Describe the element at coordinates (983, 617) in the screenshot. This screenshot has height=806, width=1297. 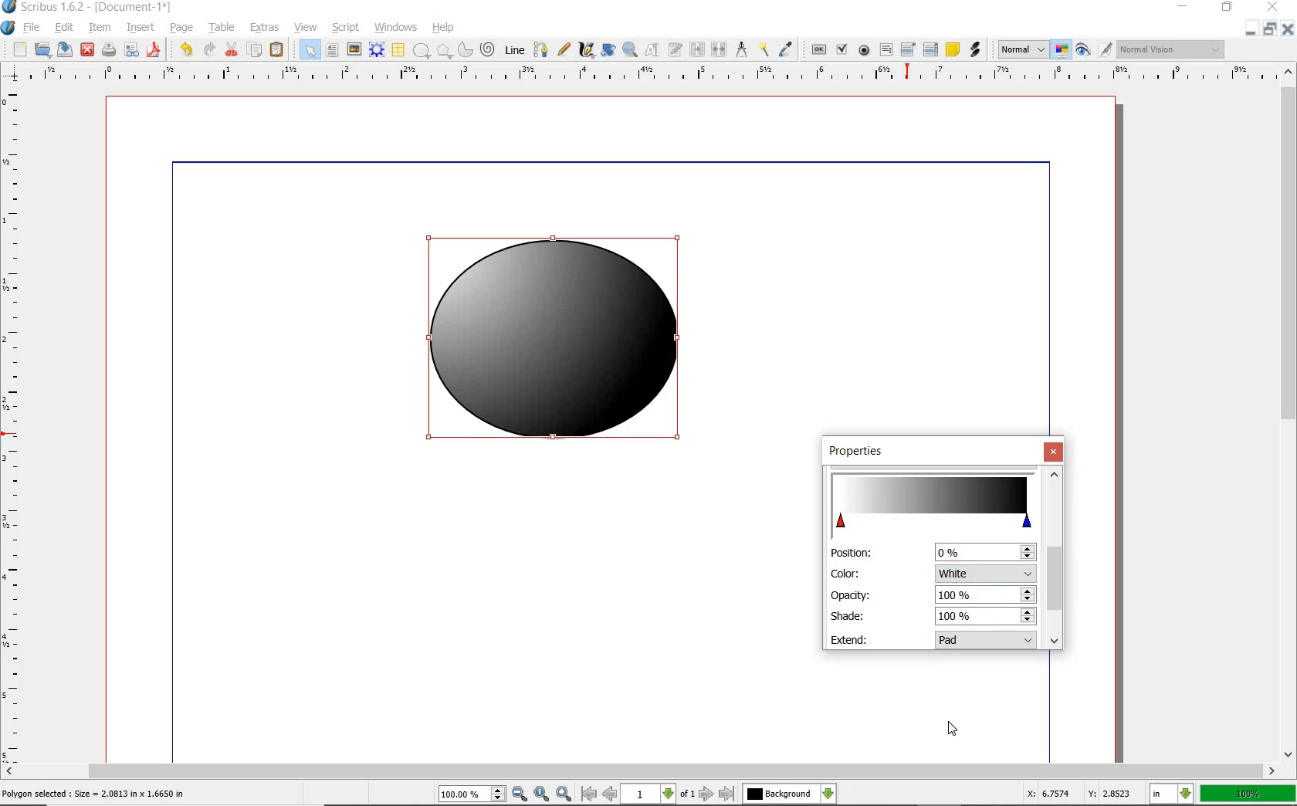
I see `shade` at that location.